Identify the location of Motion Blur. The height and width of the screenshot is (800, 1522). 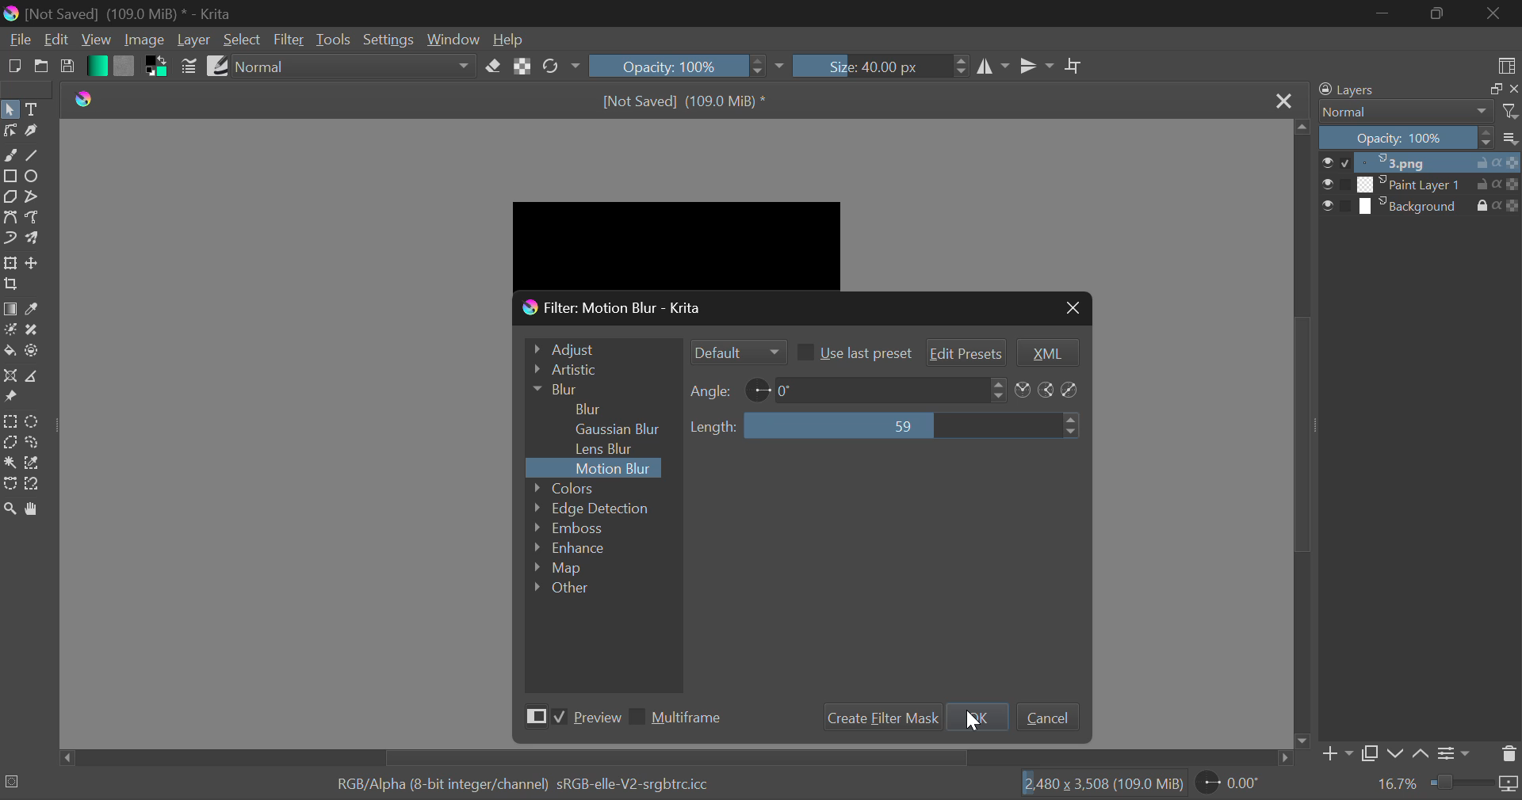
(615, 469).